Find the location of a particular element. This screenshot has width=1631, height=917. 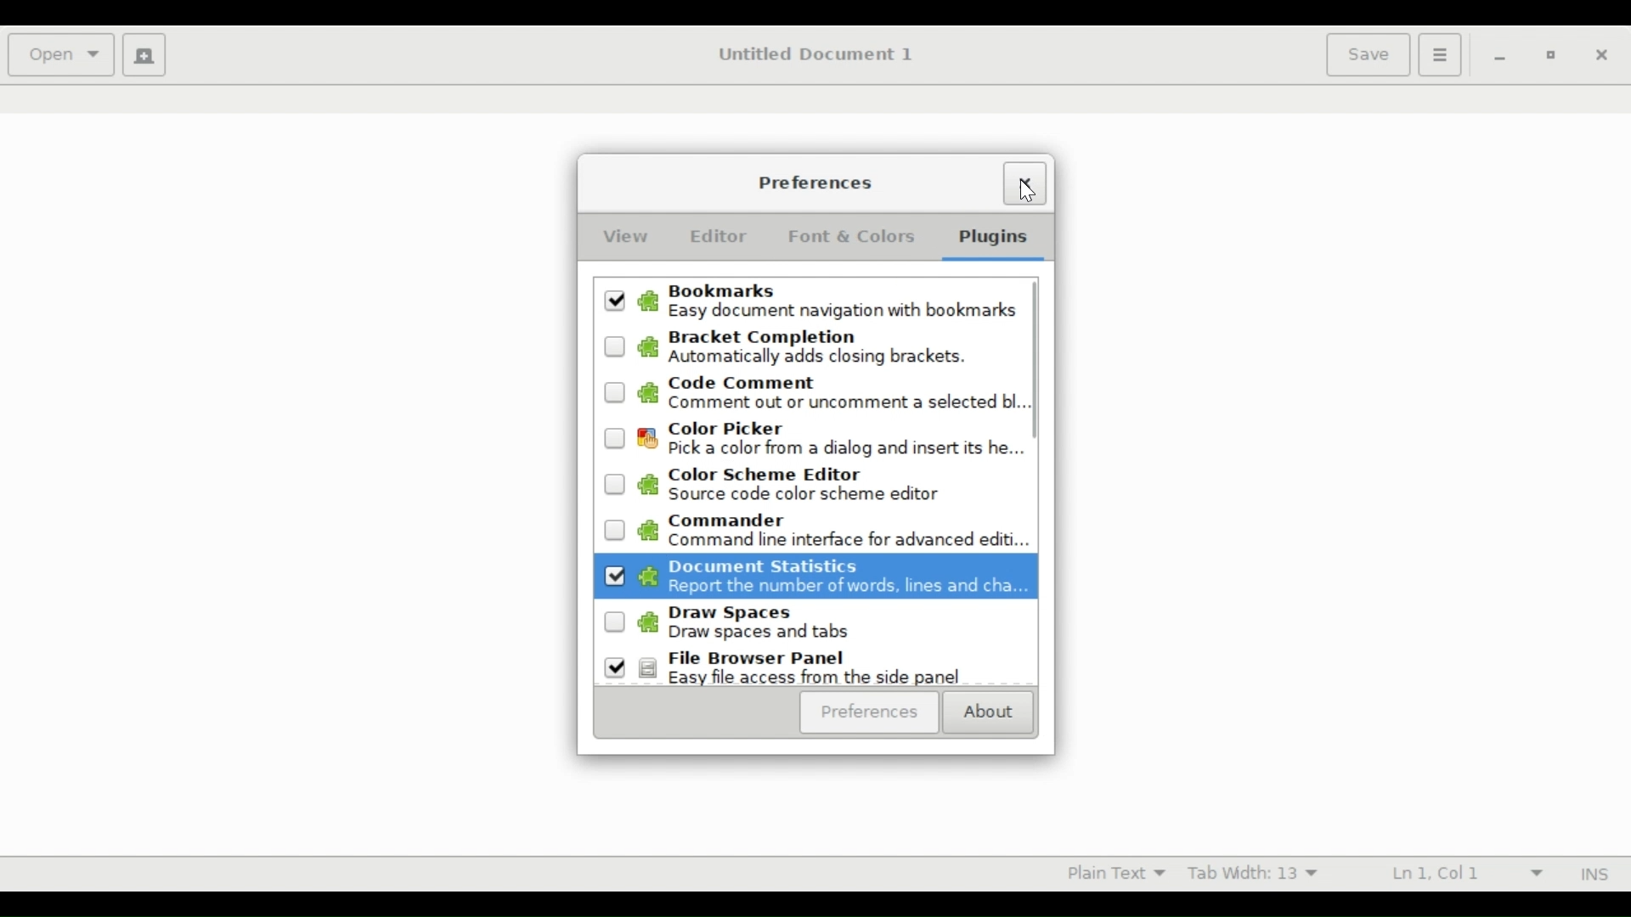

Unselected is located at coordinates (613, 575).